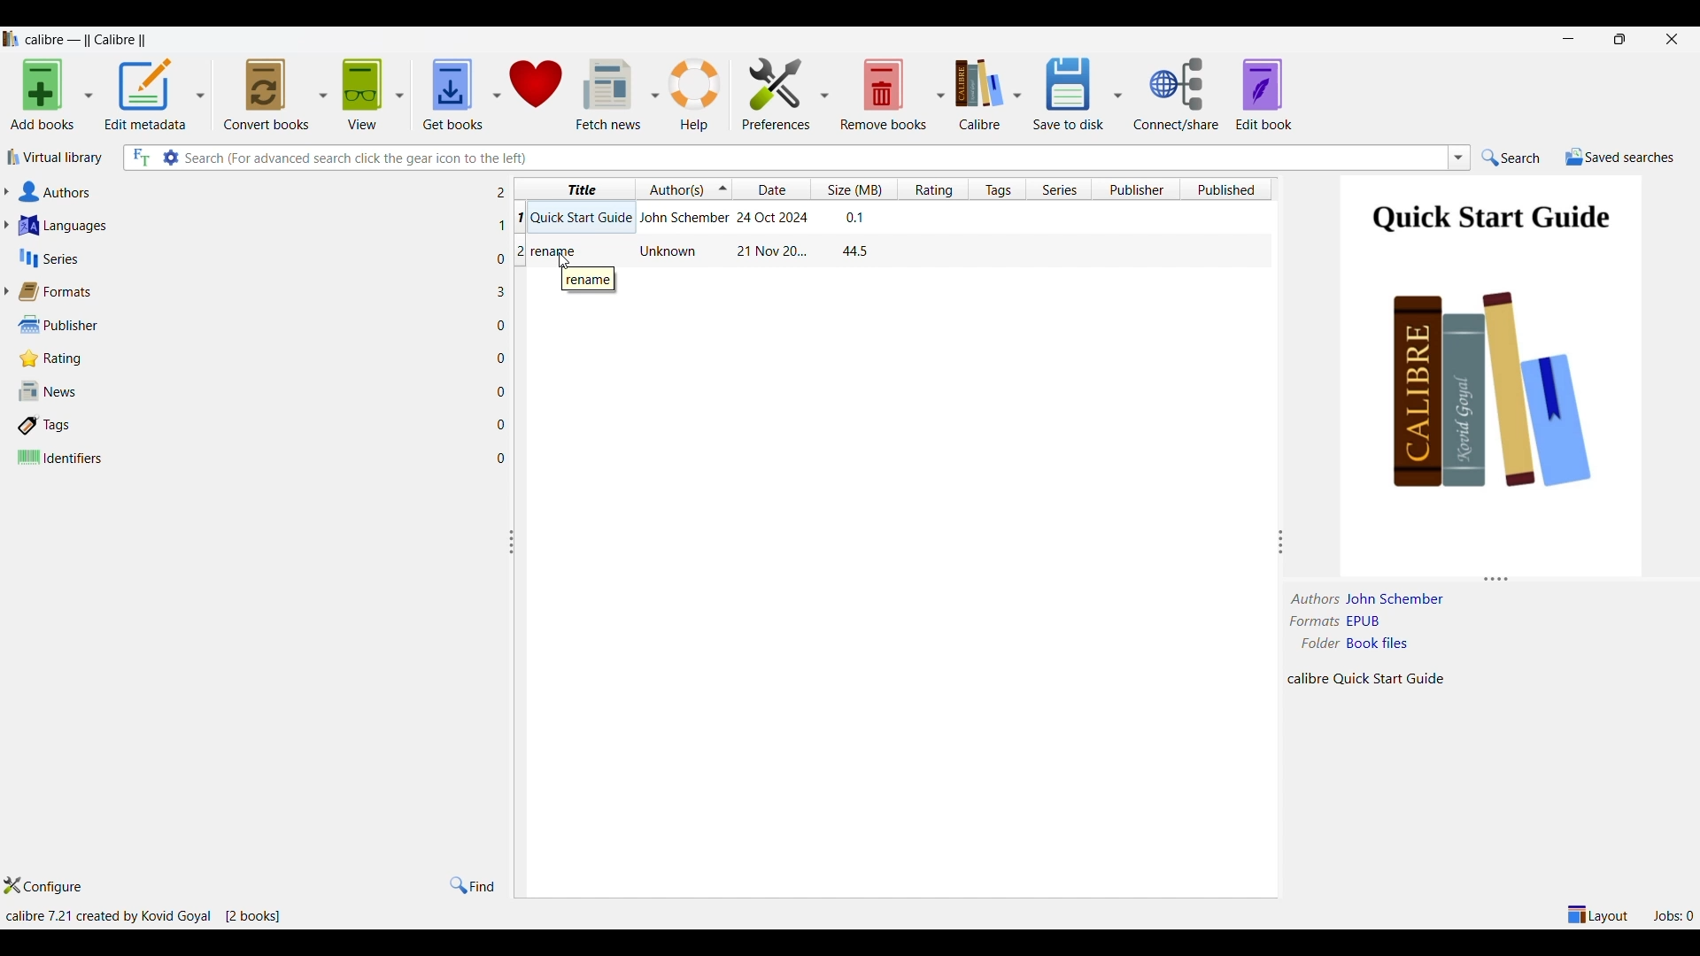 The image size is (1700, 956). I want to click on Jobs, so click(1673, 915).